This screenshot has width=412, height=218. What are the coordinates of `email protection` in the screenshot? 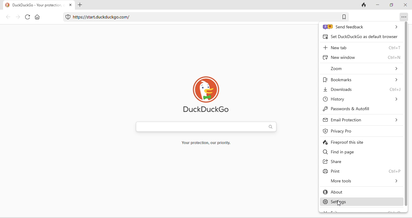 It's located at (362, 120).